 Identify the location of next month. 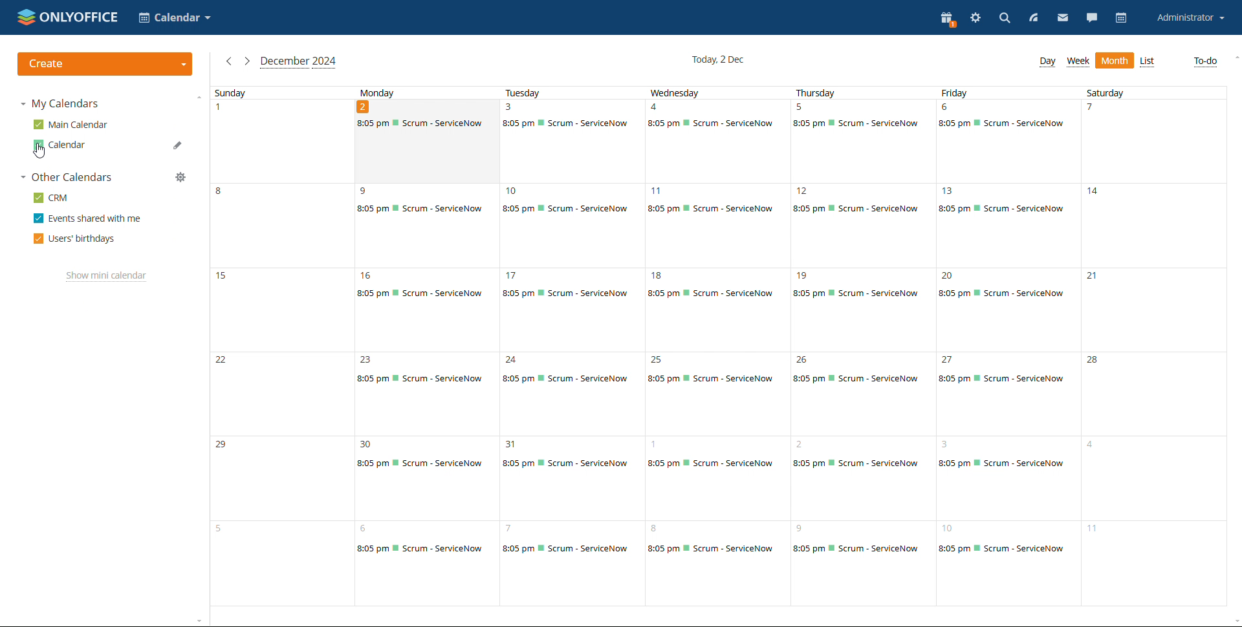
(246, 61).